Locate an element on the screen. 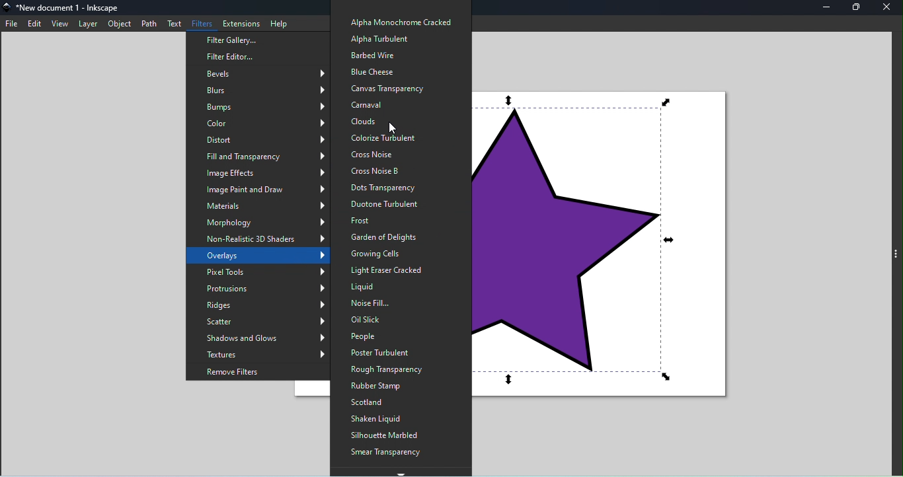 Image resolution: width=903 pixels, height=477 pixels. People  is located at coordinates (385, 336).